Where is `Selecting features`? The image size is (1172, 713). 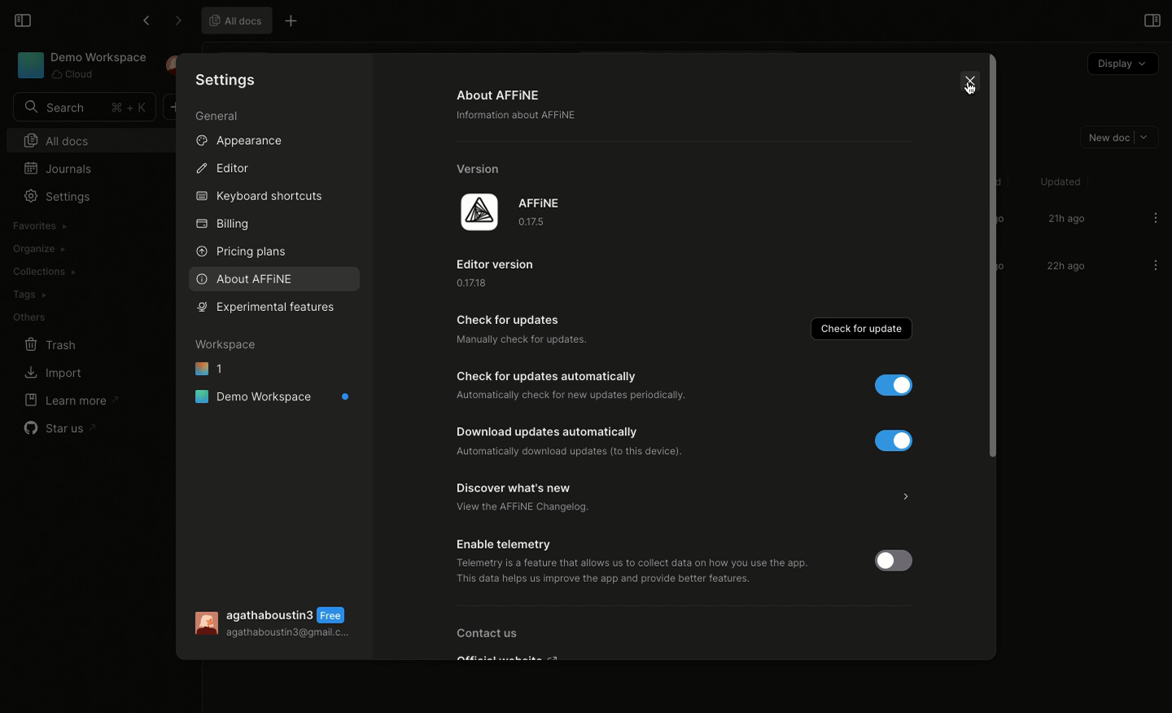 Selecting features is located at coordinates (273, 307).